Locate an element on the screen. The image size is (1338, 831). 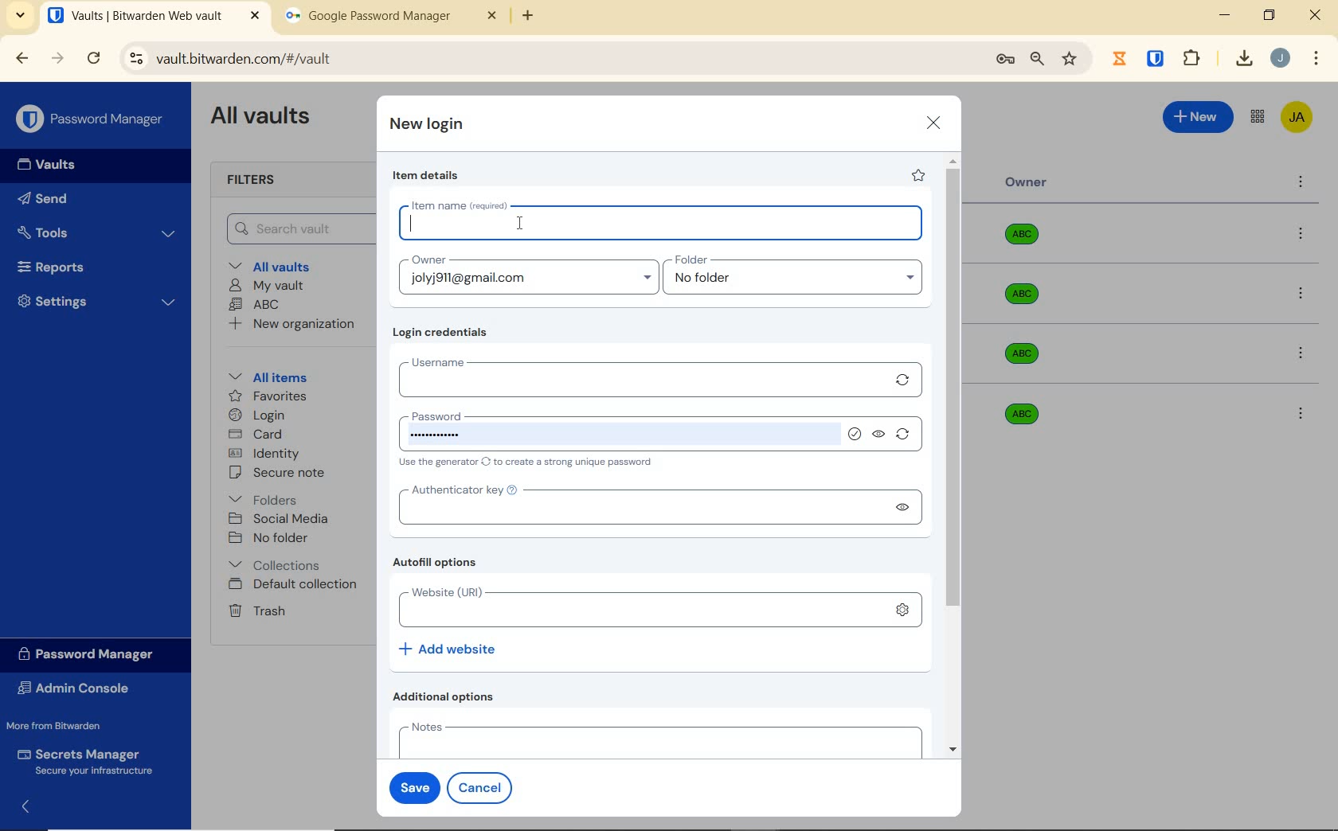
New login is located at coordinates (428, 126).